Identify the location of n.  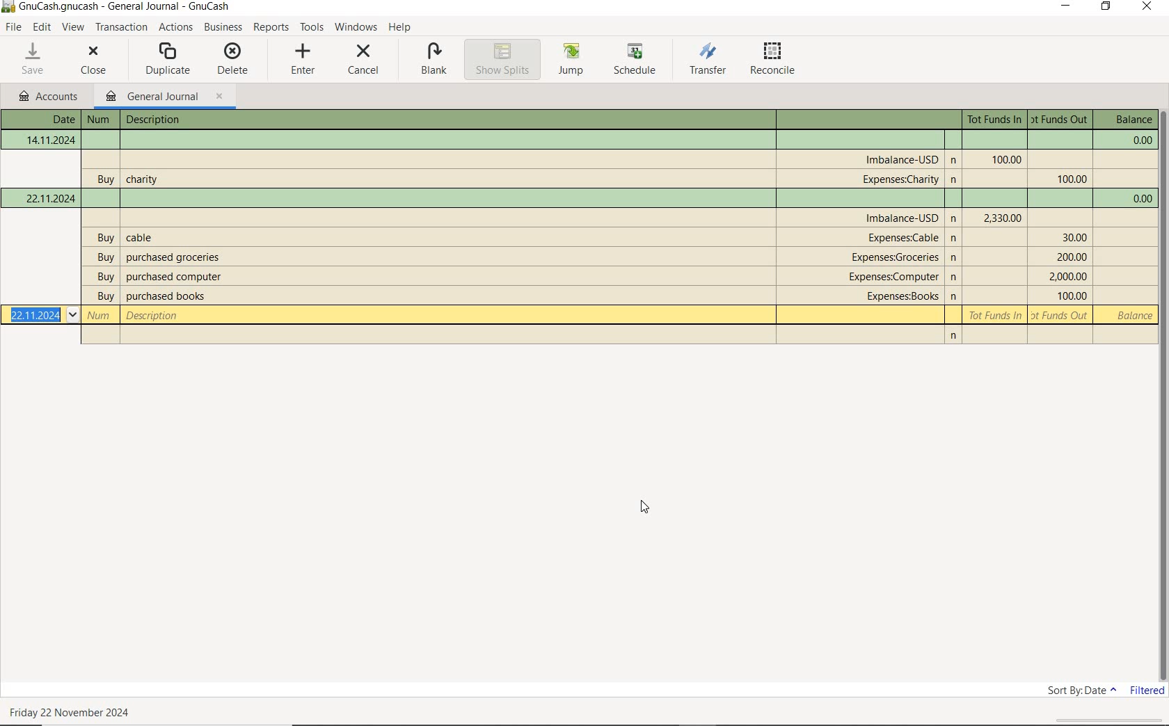
(954, 337).